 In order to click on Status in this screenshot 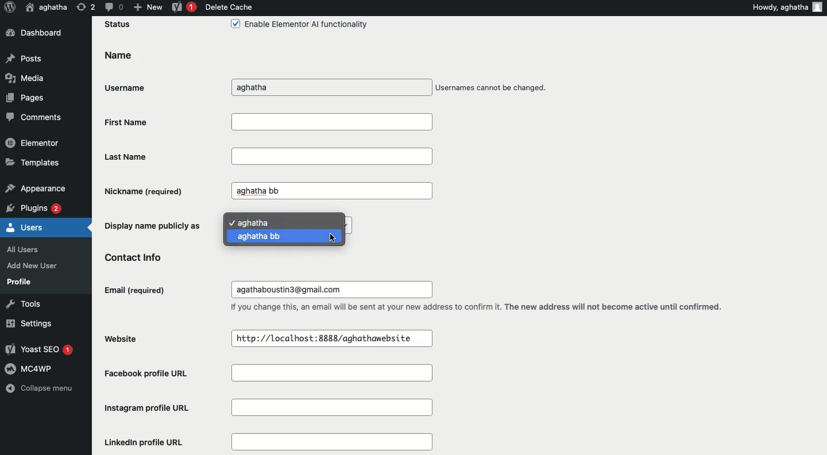, I will do `click(118, 25)`.